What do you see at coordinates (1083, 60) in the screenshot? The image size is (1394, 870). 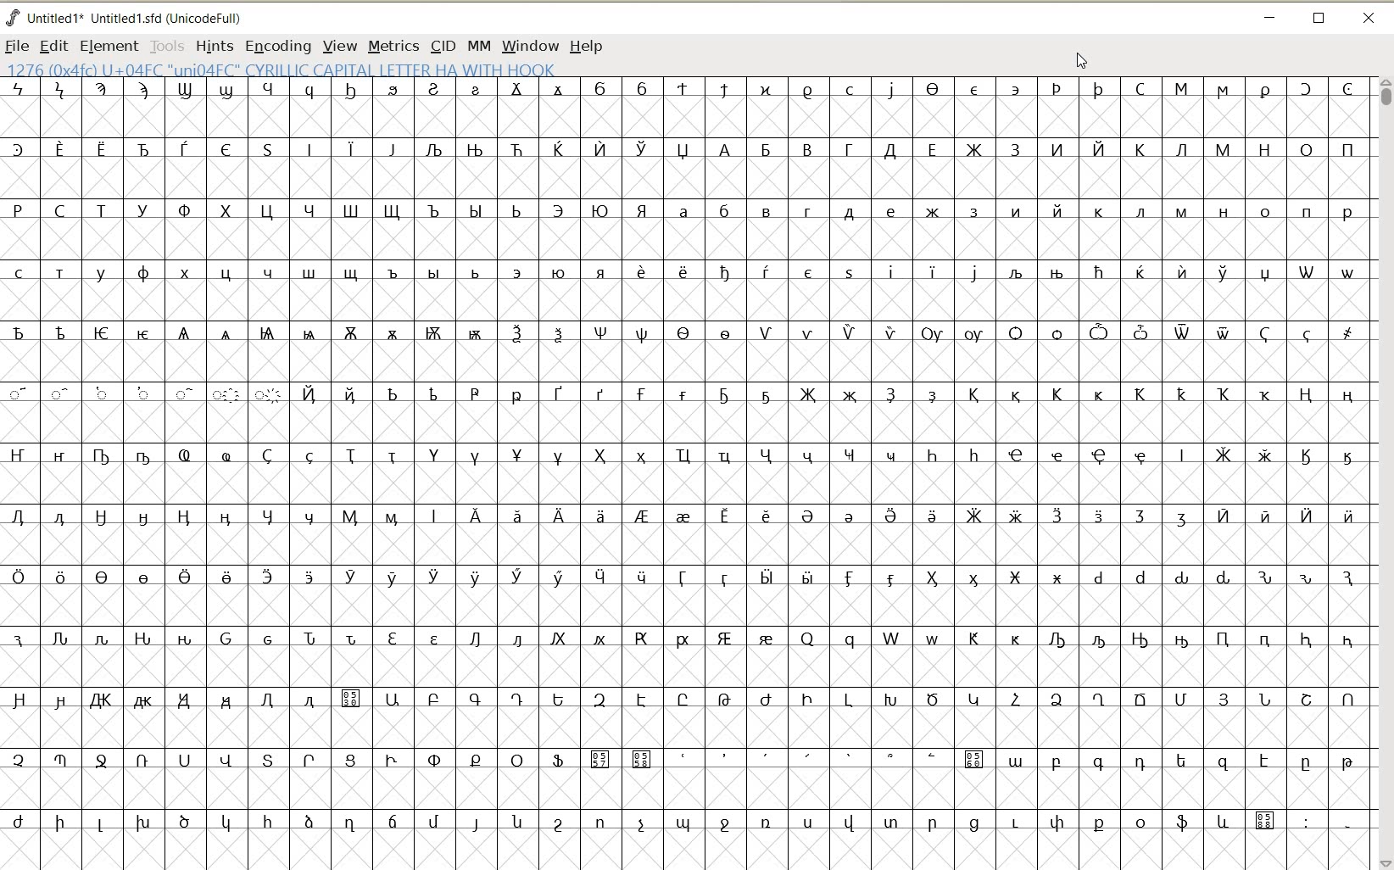 I see `CURSOR` at bounding box center [1083, 60].